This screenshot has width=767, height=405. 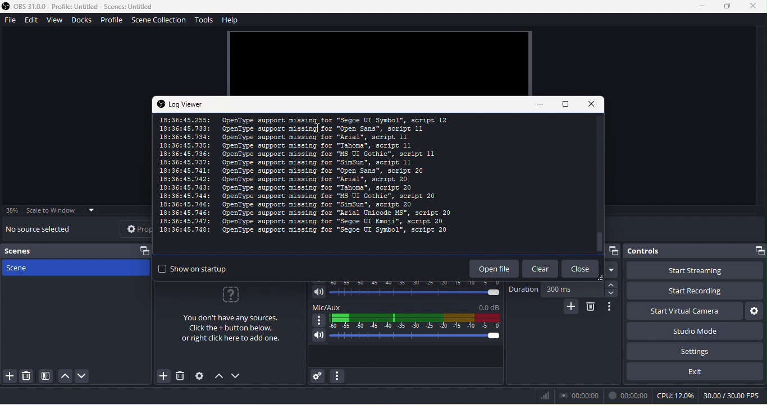 What do you see at coordinates (338, 376) in the screenshot?
I see `audio mixer menu` at bounding box center [338, 376].